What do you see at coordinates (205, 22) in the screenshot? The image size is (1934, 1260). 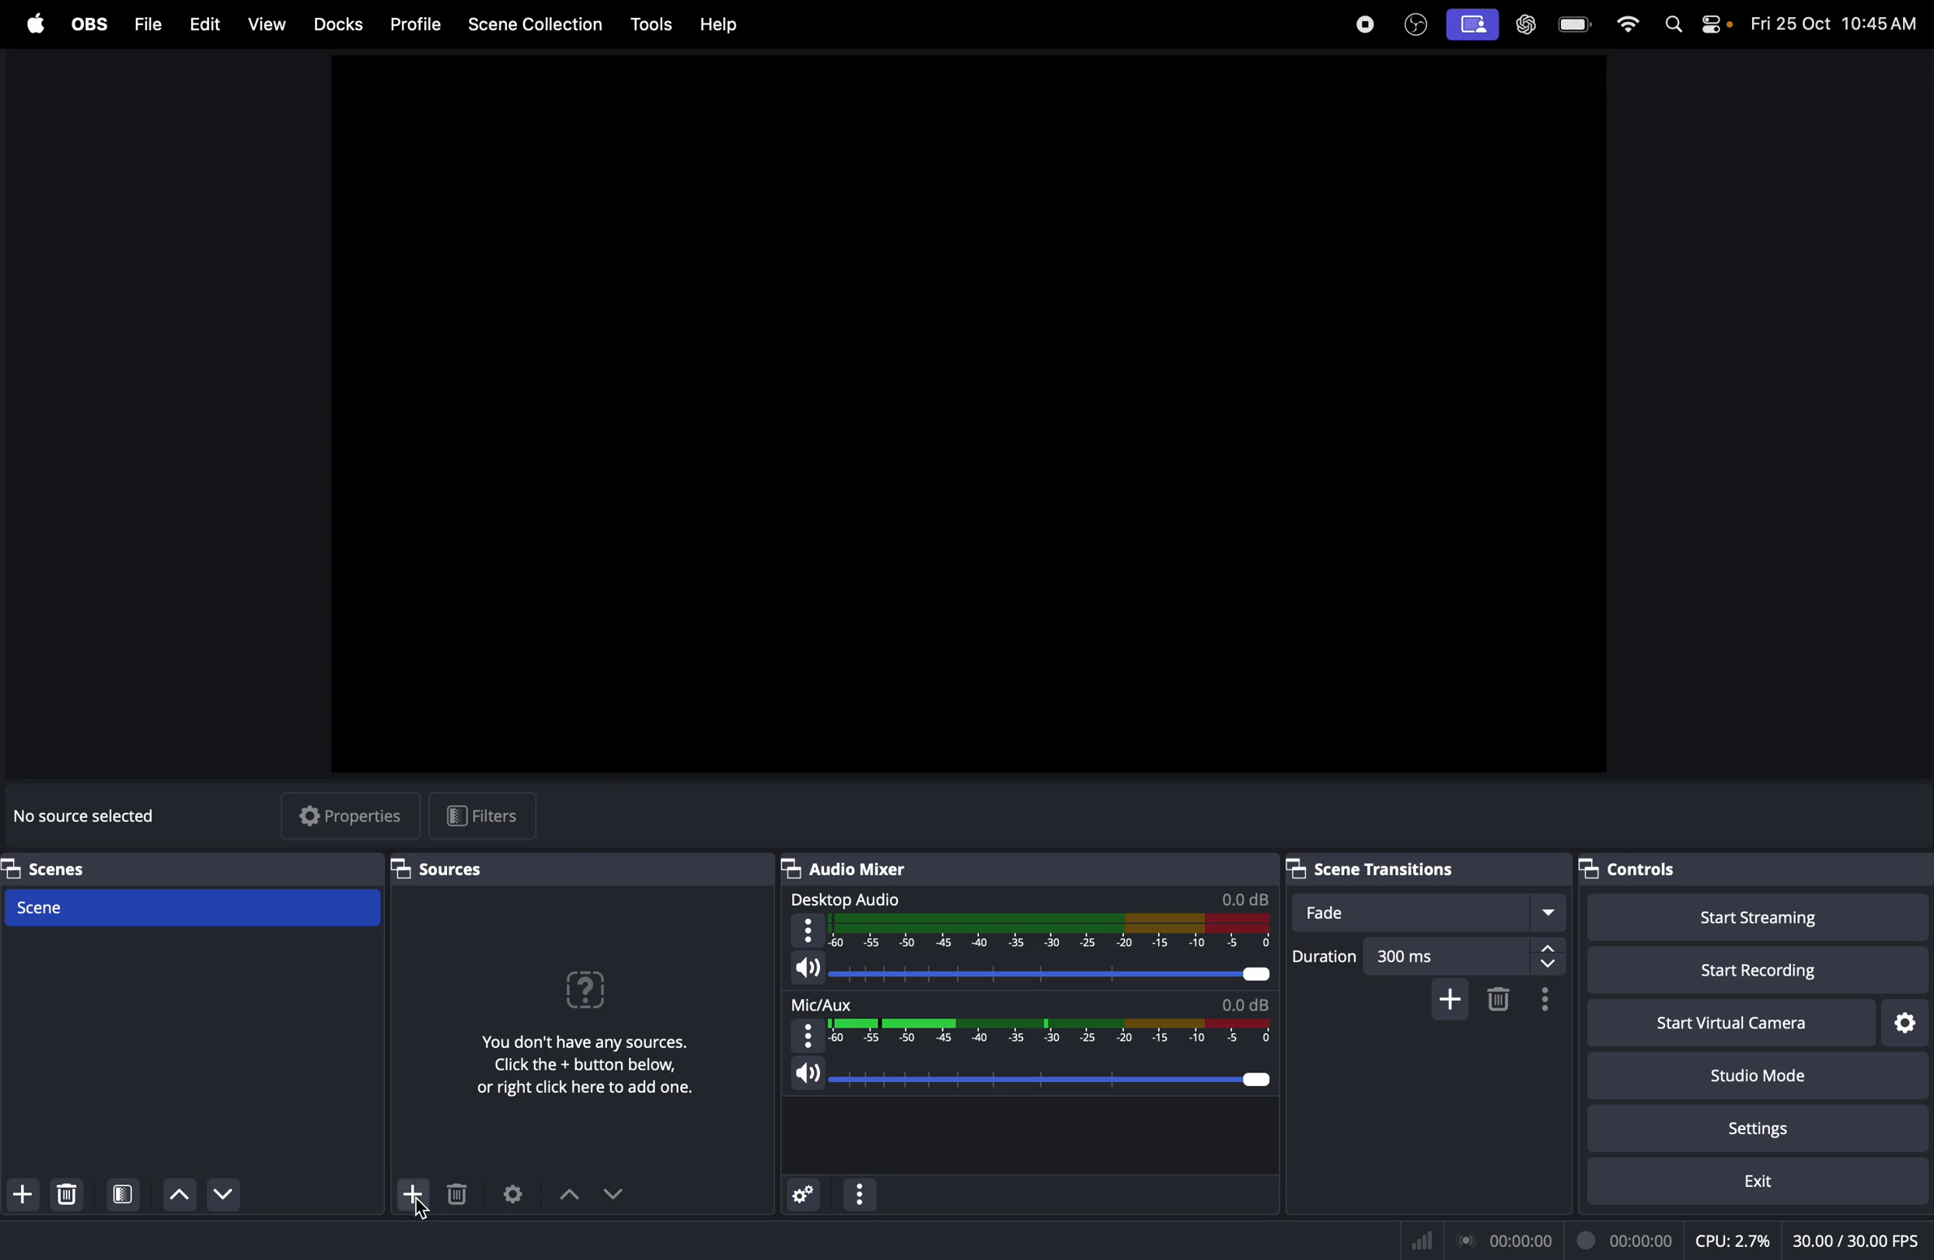 I see `Edit` at bounding box center [205, 22].